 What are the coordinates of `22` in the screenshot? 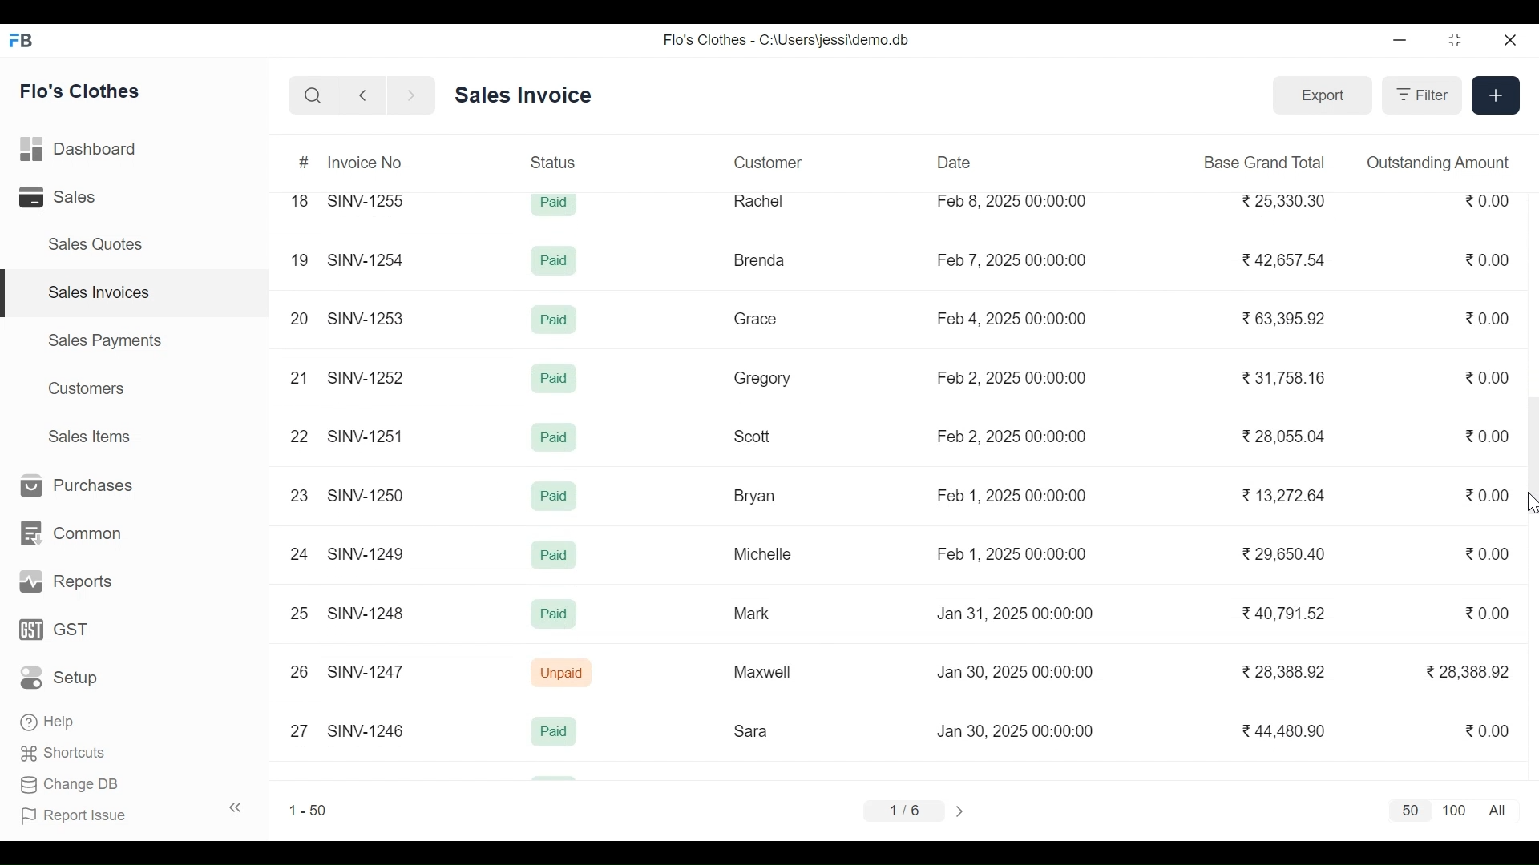 It's located at (297, 436).